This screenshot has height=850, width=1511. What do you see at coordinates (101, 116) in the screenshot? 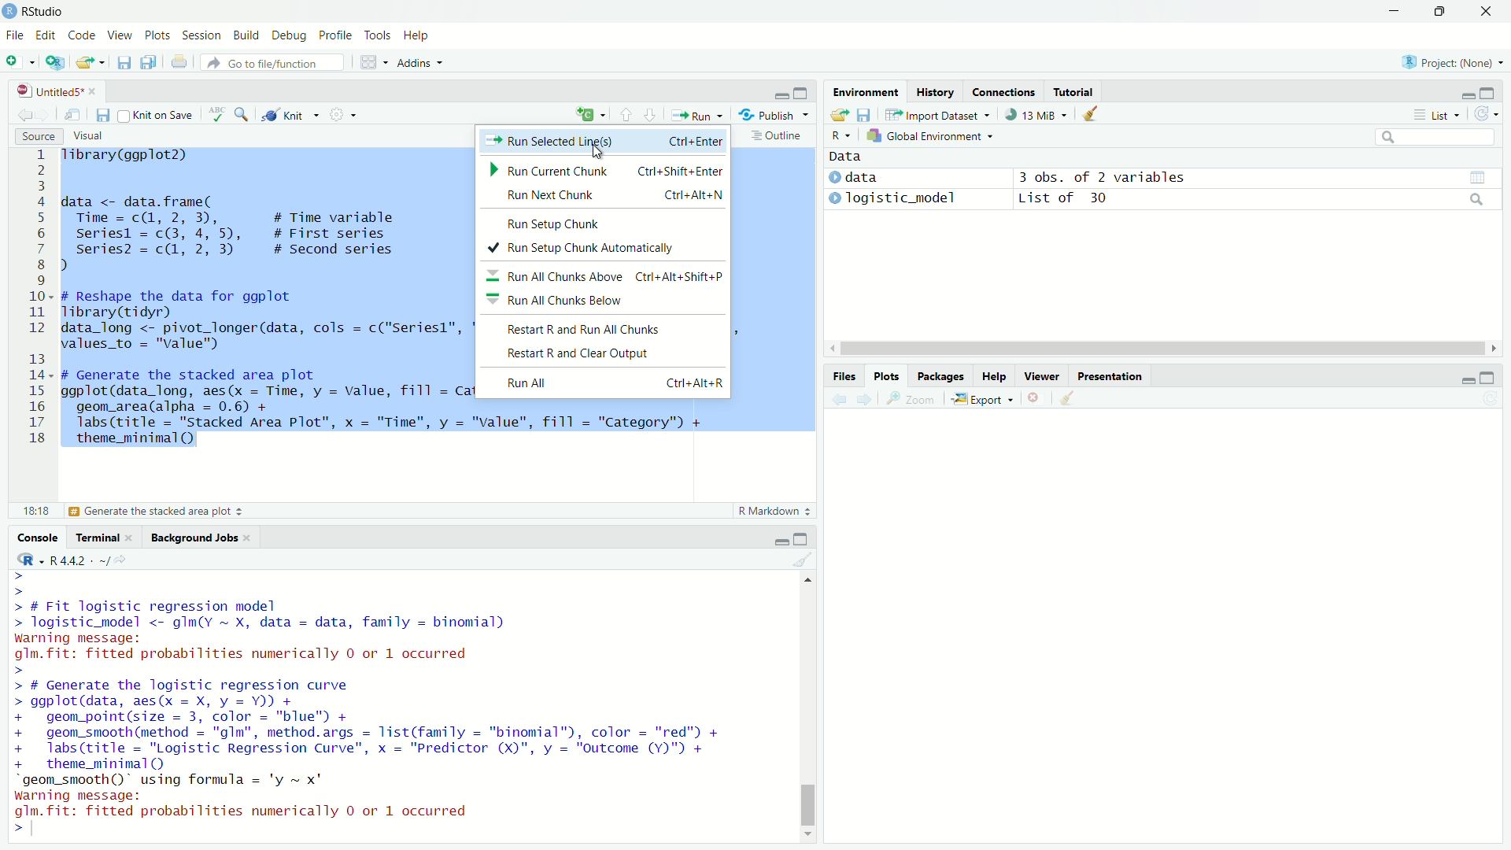
I see `save` at bounding box center [101, 116].